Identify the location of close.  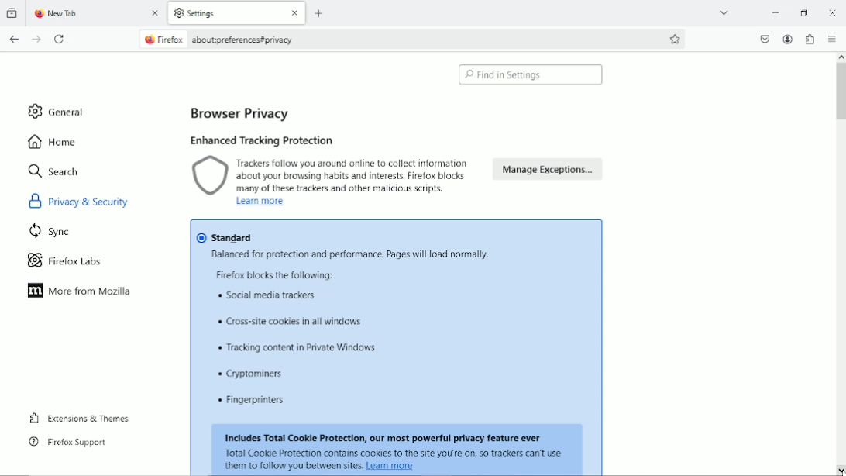
(156, 15).